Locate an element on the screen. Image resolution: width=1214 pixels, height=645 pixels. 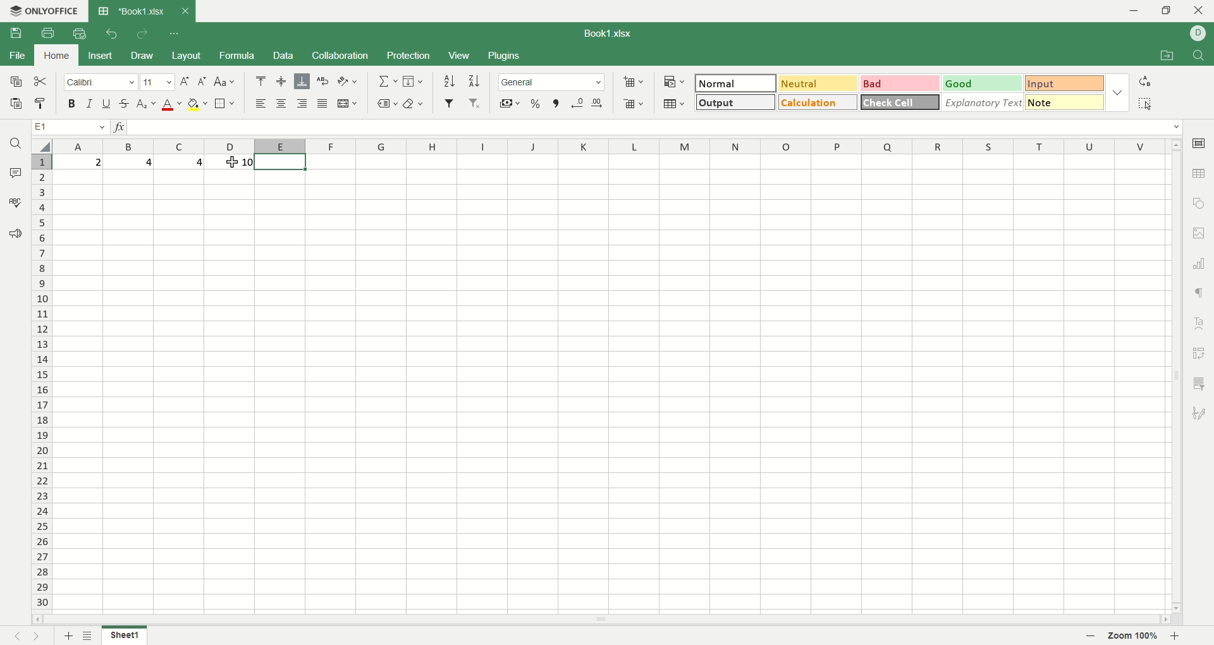
cursor is located at coordinates (233, 164).